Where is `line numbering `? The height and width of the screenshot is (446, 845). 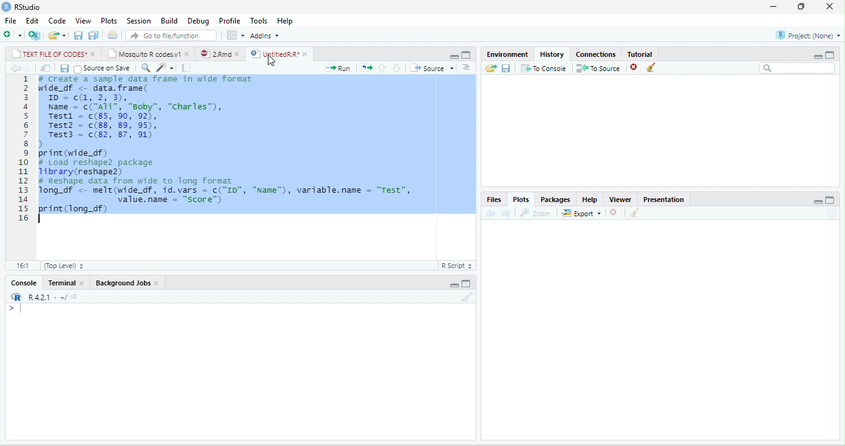
line numbering  is located at coordinates (24, 149).